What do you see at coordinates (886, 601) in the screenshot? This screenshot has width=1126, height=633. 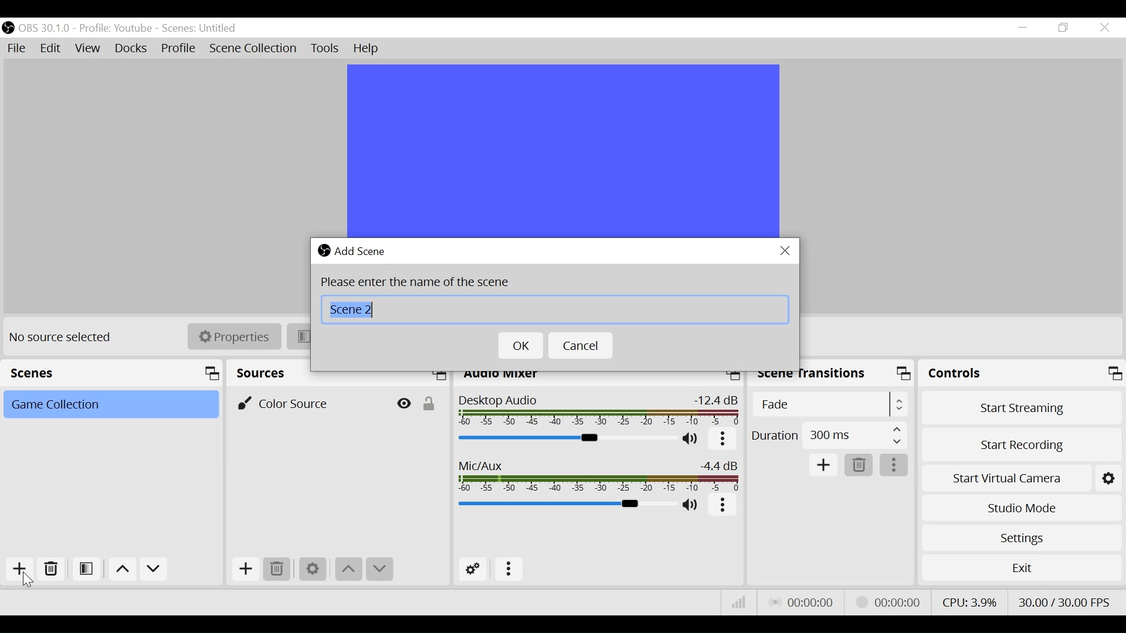 I see `Streaming Status` at bounding box center [886, 601].